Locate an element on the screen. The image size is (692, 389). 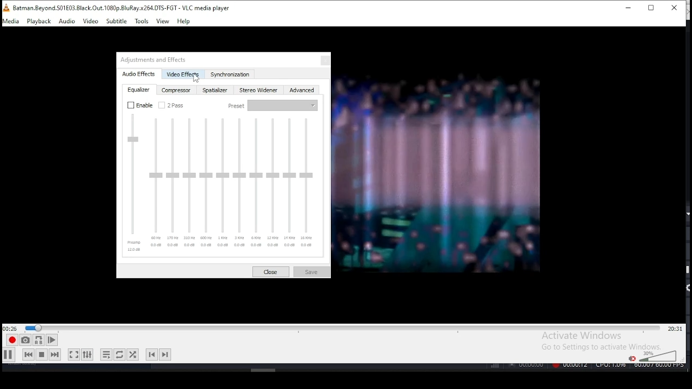
save is located at coordinates (312, 272).